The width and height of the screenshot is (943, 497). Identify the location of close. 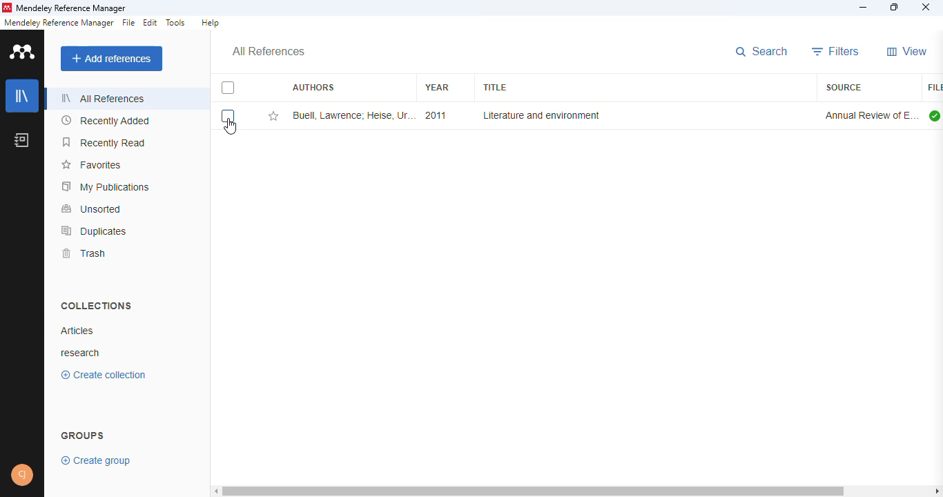
(926, 7).